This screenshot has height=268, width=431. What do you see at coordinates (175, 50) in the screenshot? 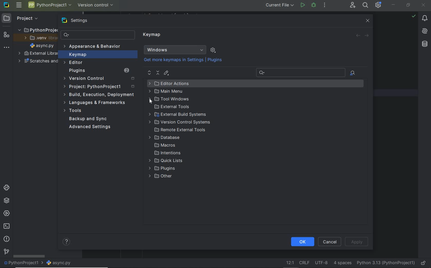
I see `Windows` at bounding box center [175, 50].